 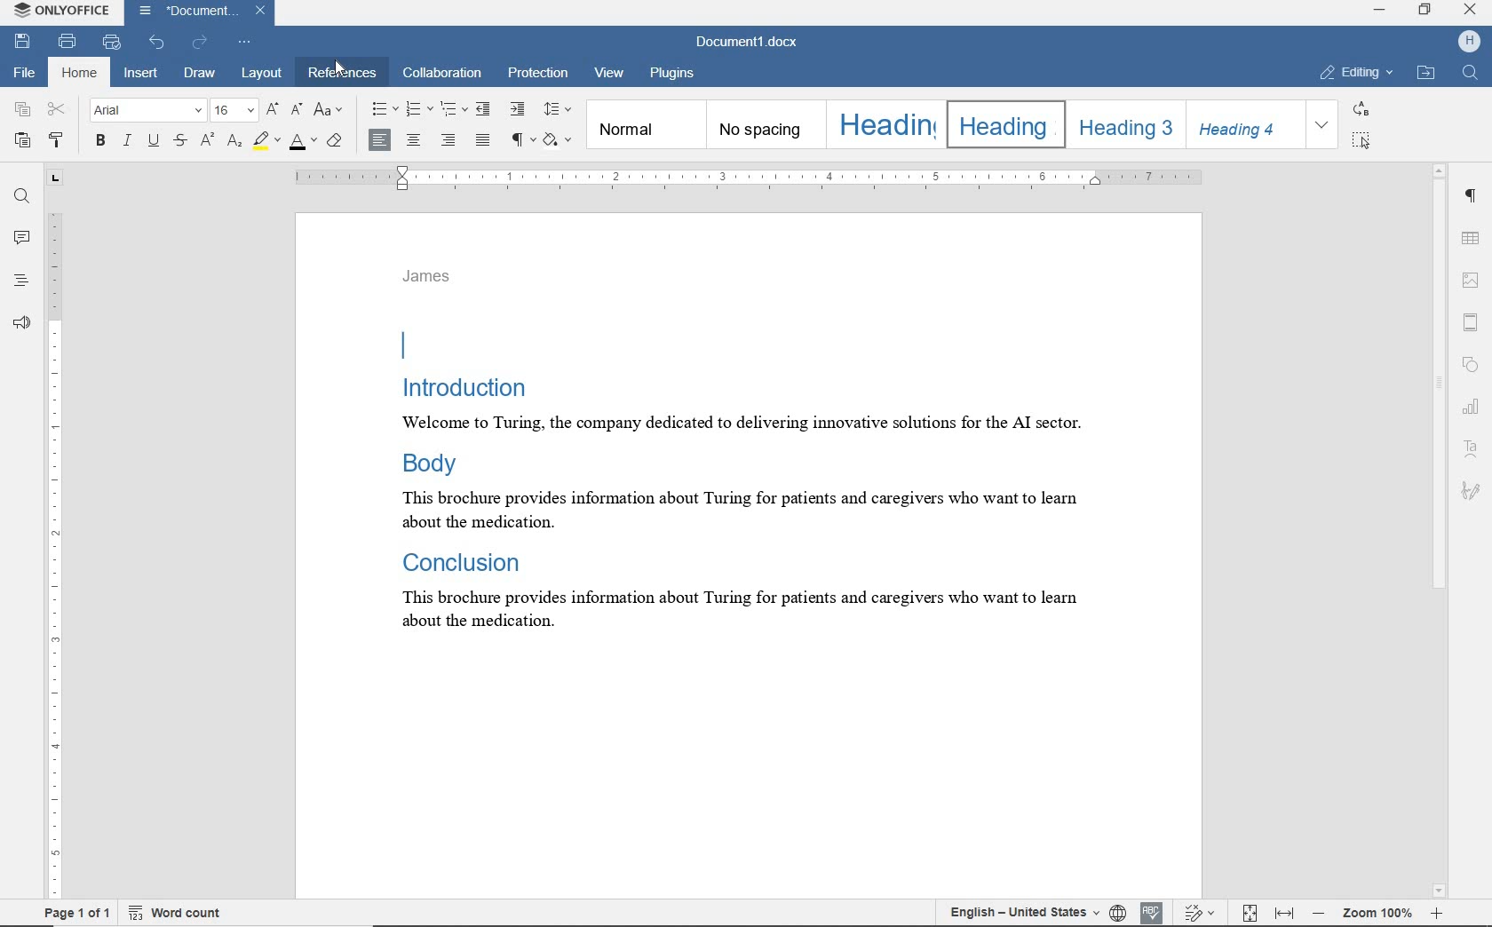 What do you see at coordinates (750, 480) in the screenshot?
I see `Introduction

Welcome to Turing, the company dedicated to delivering innovative solutions for the AI sector.
Body

This brochure provides information about Turing for patients and caregivers who want to learn
about the medication.

Conclusion

This brochure provides information about Turing for patients and caregivers who want to learn
about the medication.` at bounding box center [750, 480].